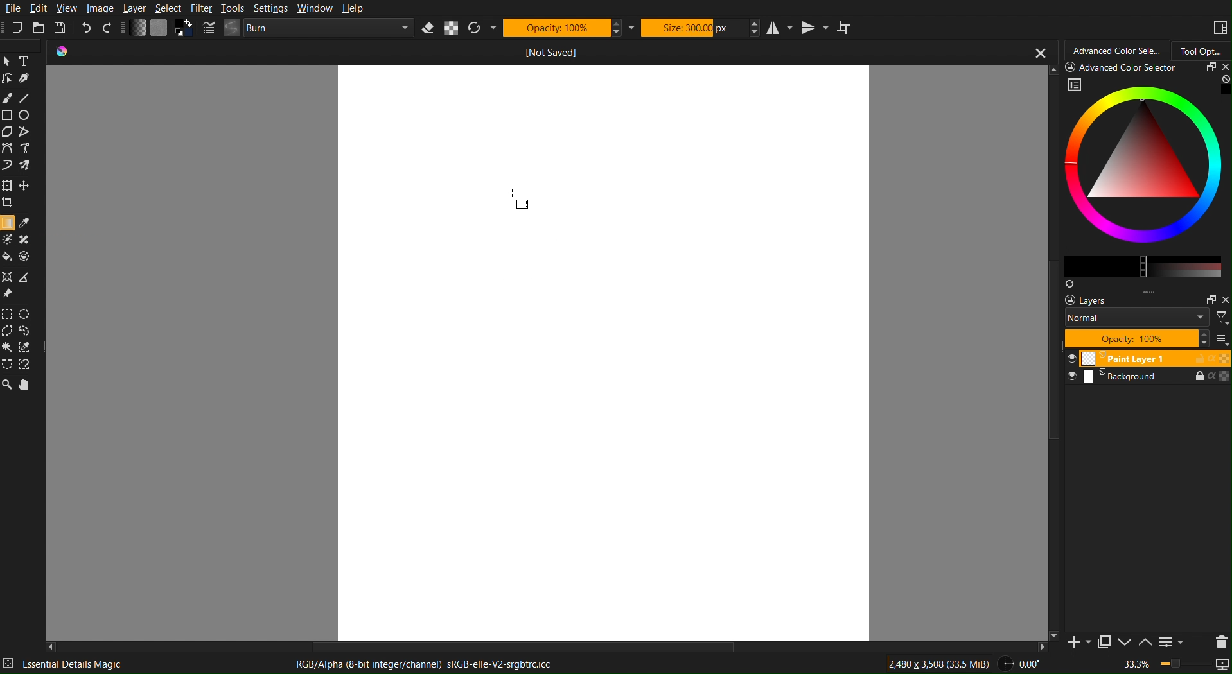 This screenshot has width=1232, height=674. Describe the element at coordinates (268, 8) in the screenshot. I see `Settings` at that location.